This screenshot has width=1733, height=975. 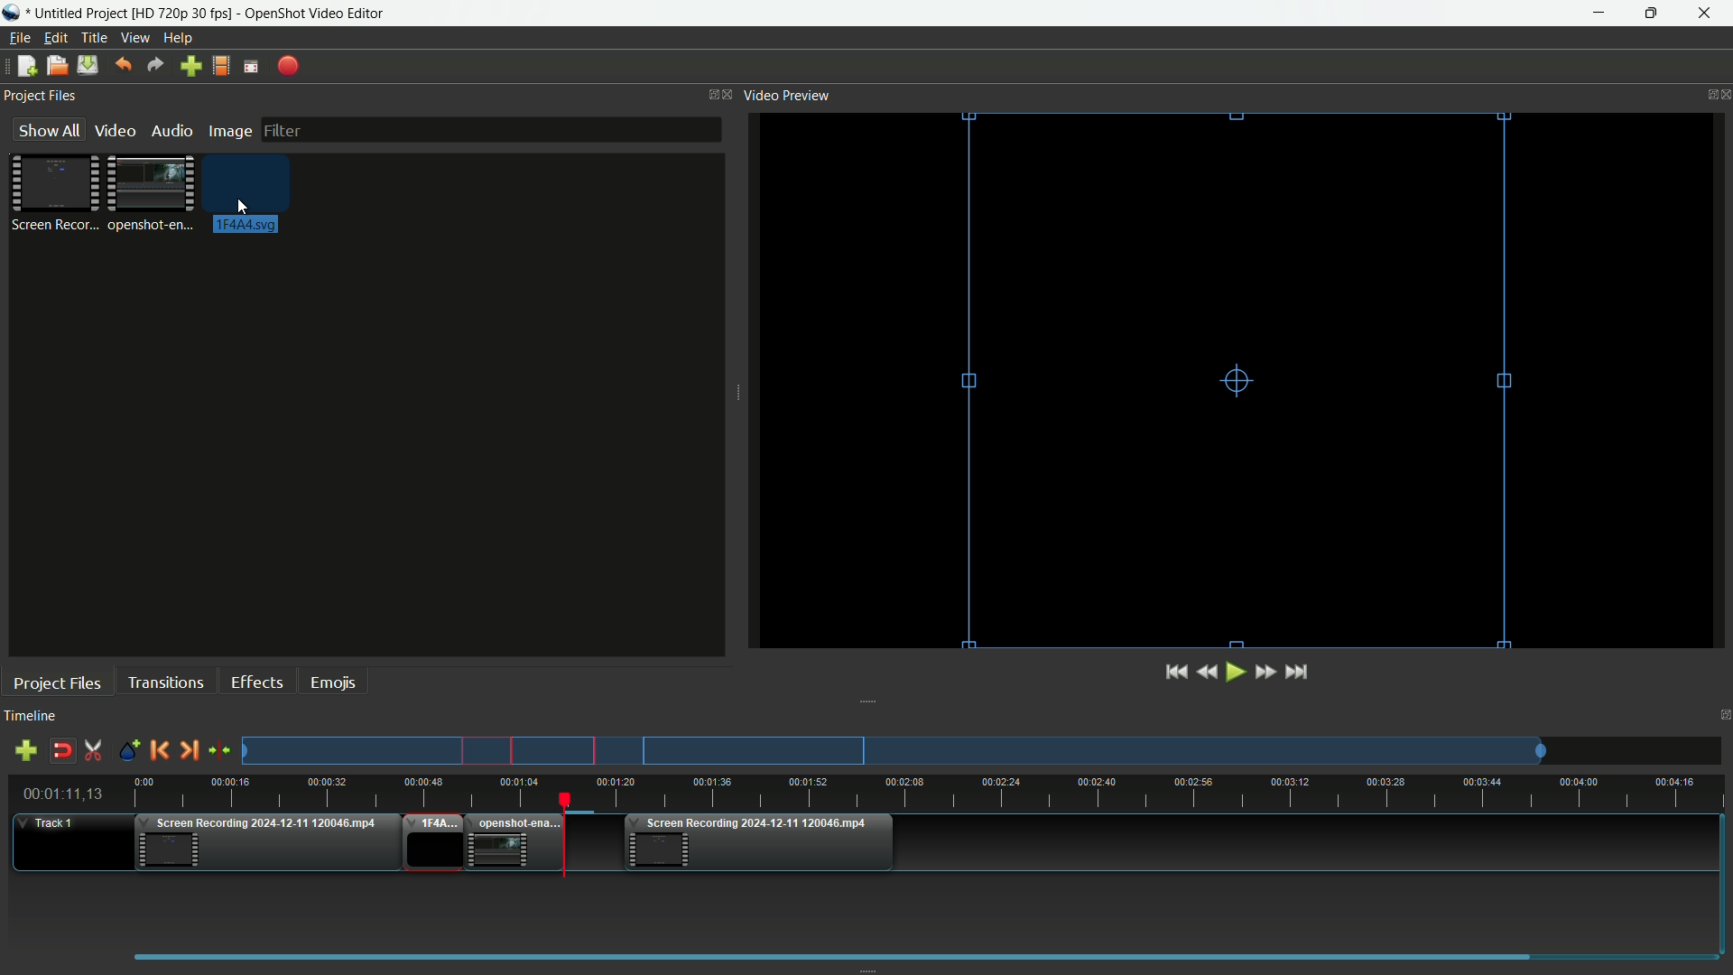 I want to click on help menu, so click(x=180, y=39).